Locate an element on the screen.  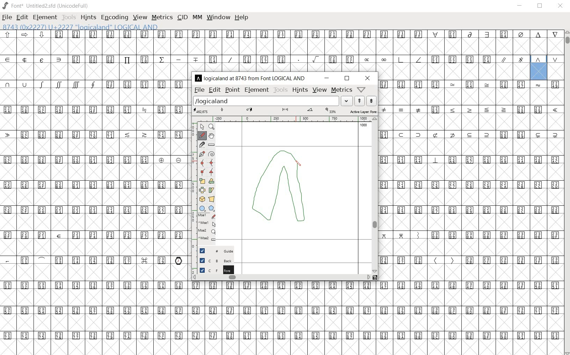
point is located at coordinates (232, 90).